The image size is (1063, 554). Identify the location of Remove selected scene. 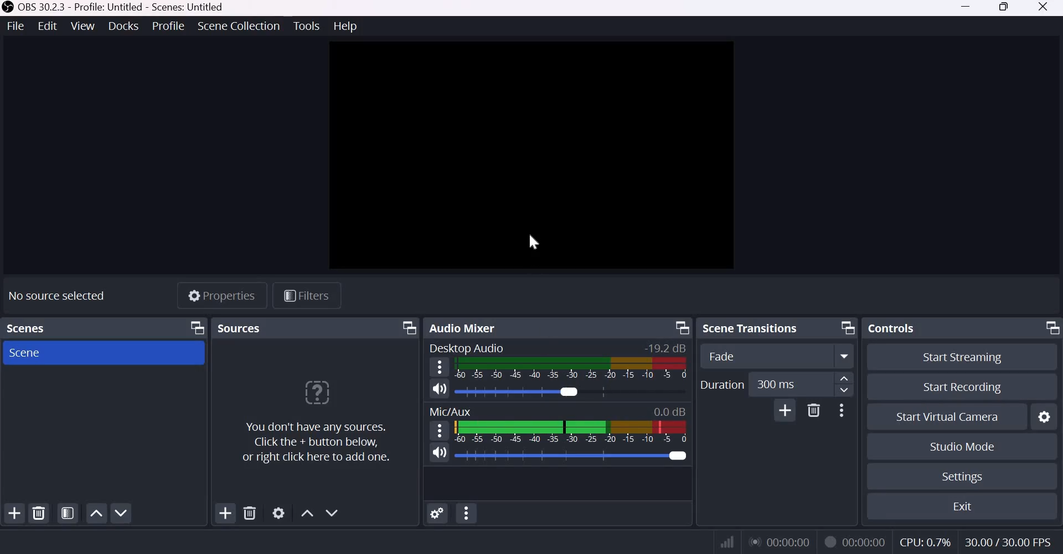
(39, 514).